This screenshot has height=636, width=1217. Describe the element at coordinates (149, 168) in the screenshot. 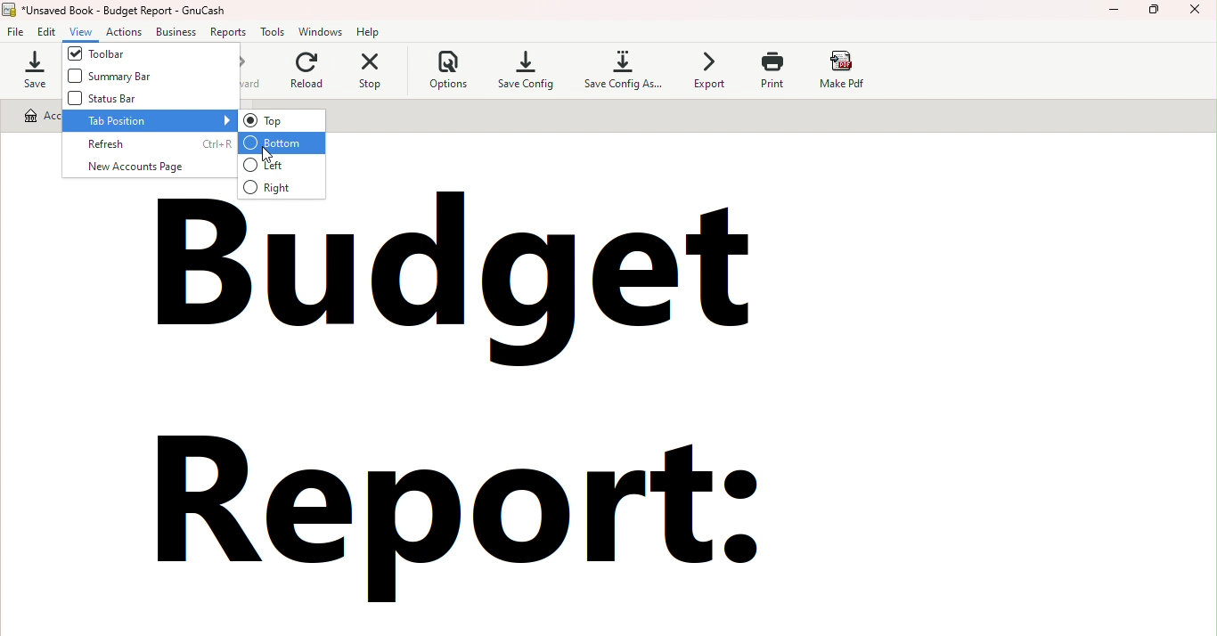

I see `New accounts page` at that location.